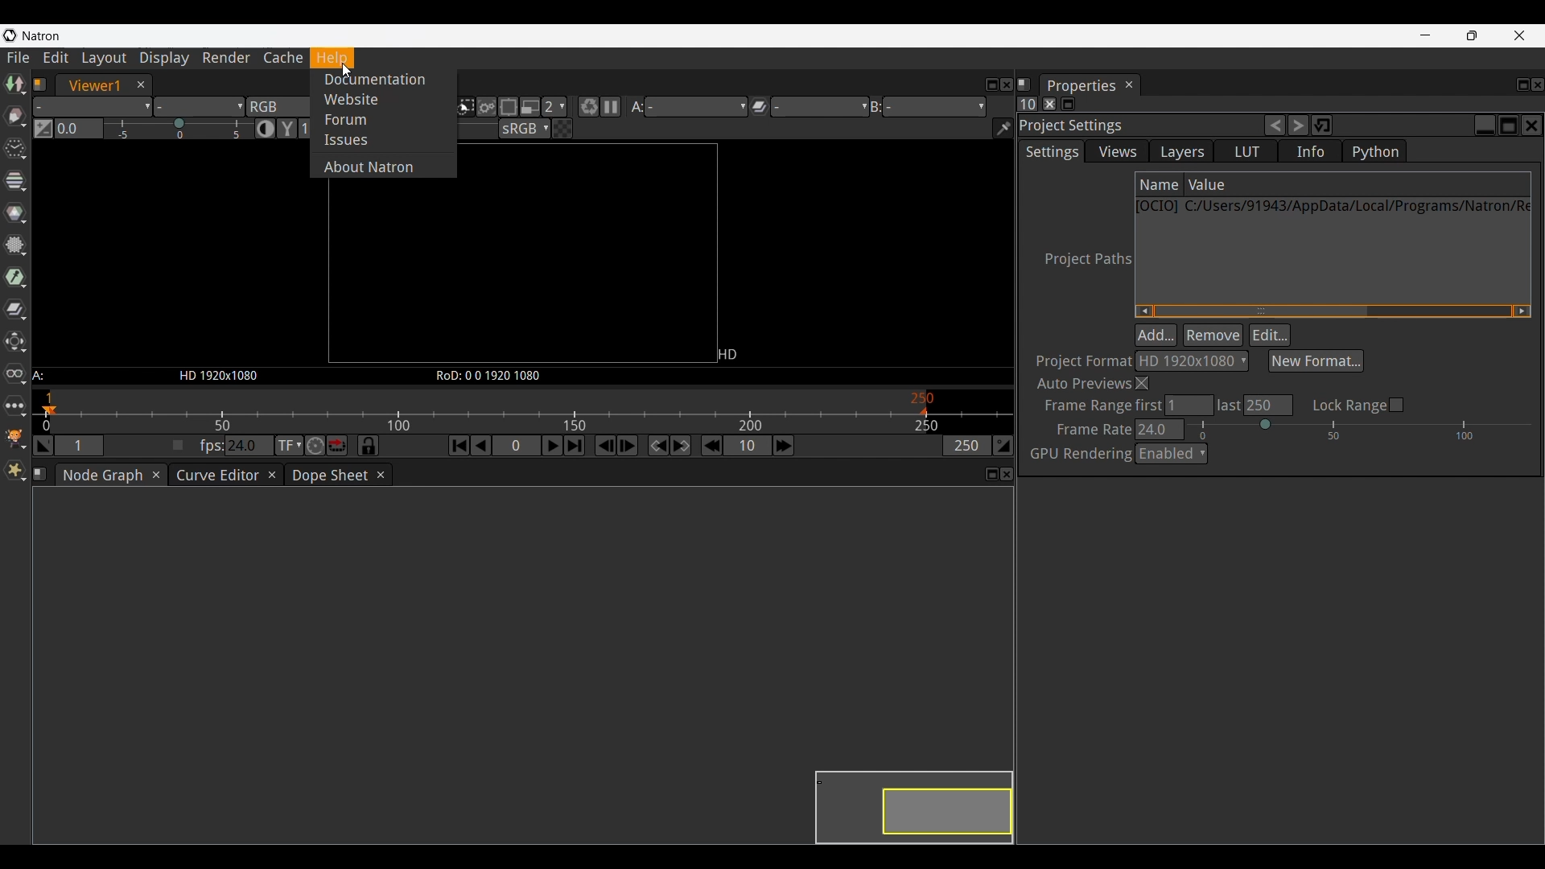  Describe the element at coordinates (327, 476) in the screenshot. I see `Dope sheet` at that location.